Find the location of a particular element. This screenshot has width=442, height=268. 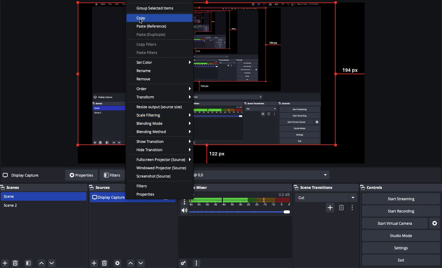

Sources preference is located at coordinates (118, 262).